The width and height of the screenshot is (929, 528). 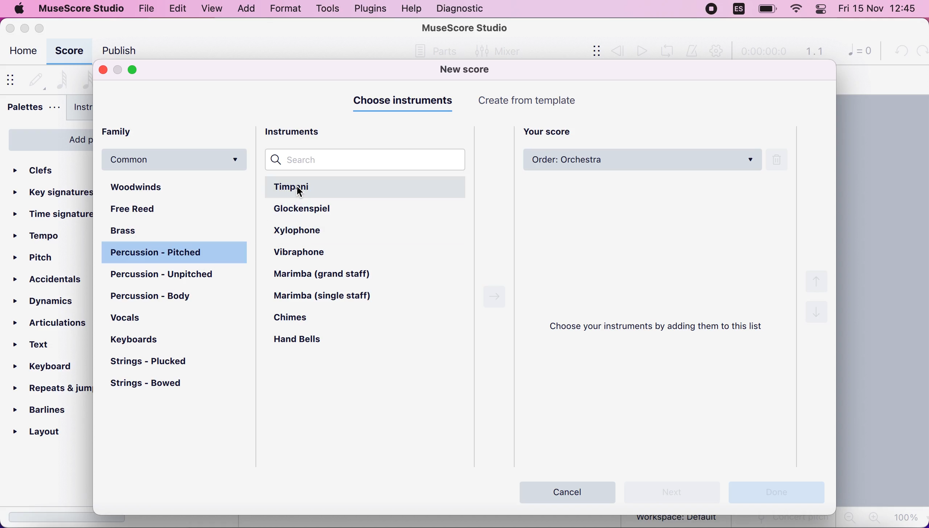 I want to click on playback settings, so click(x=718, y=51).